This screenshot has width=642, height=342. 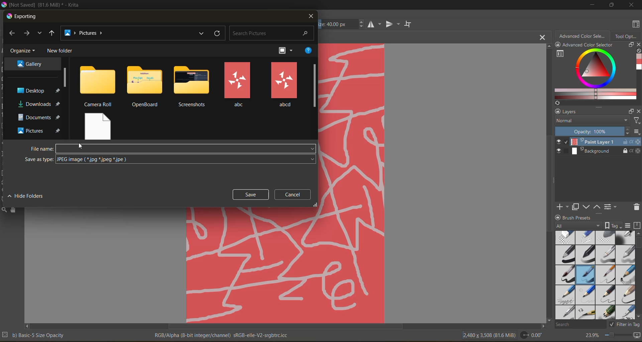 I want to click on save, so click(x=251, y=194).